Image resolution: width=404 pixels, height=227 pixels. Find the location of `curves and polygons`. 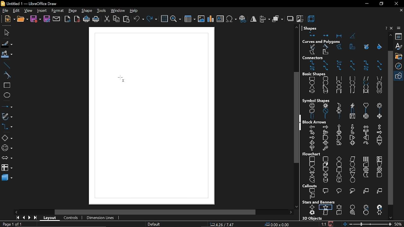

curves and polygons is located at coordinates (342, 49).